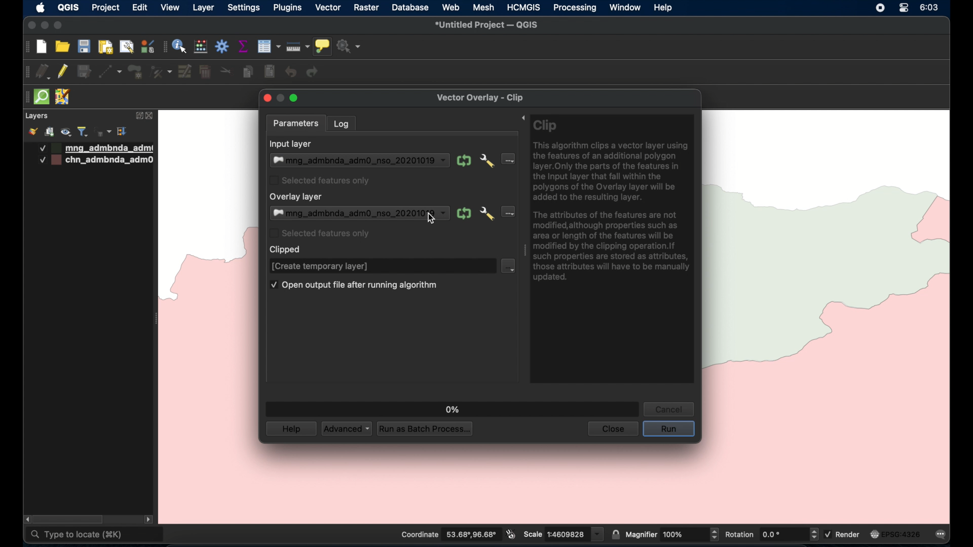 The height and width of the screenshot is (547, 973). I want to click on filter legend by expression, so click(103, 132).